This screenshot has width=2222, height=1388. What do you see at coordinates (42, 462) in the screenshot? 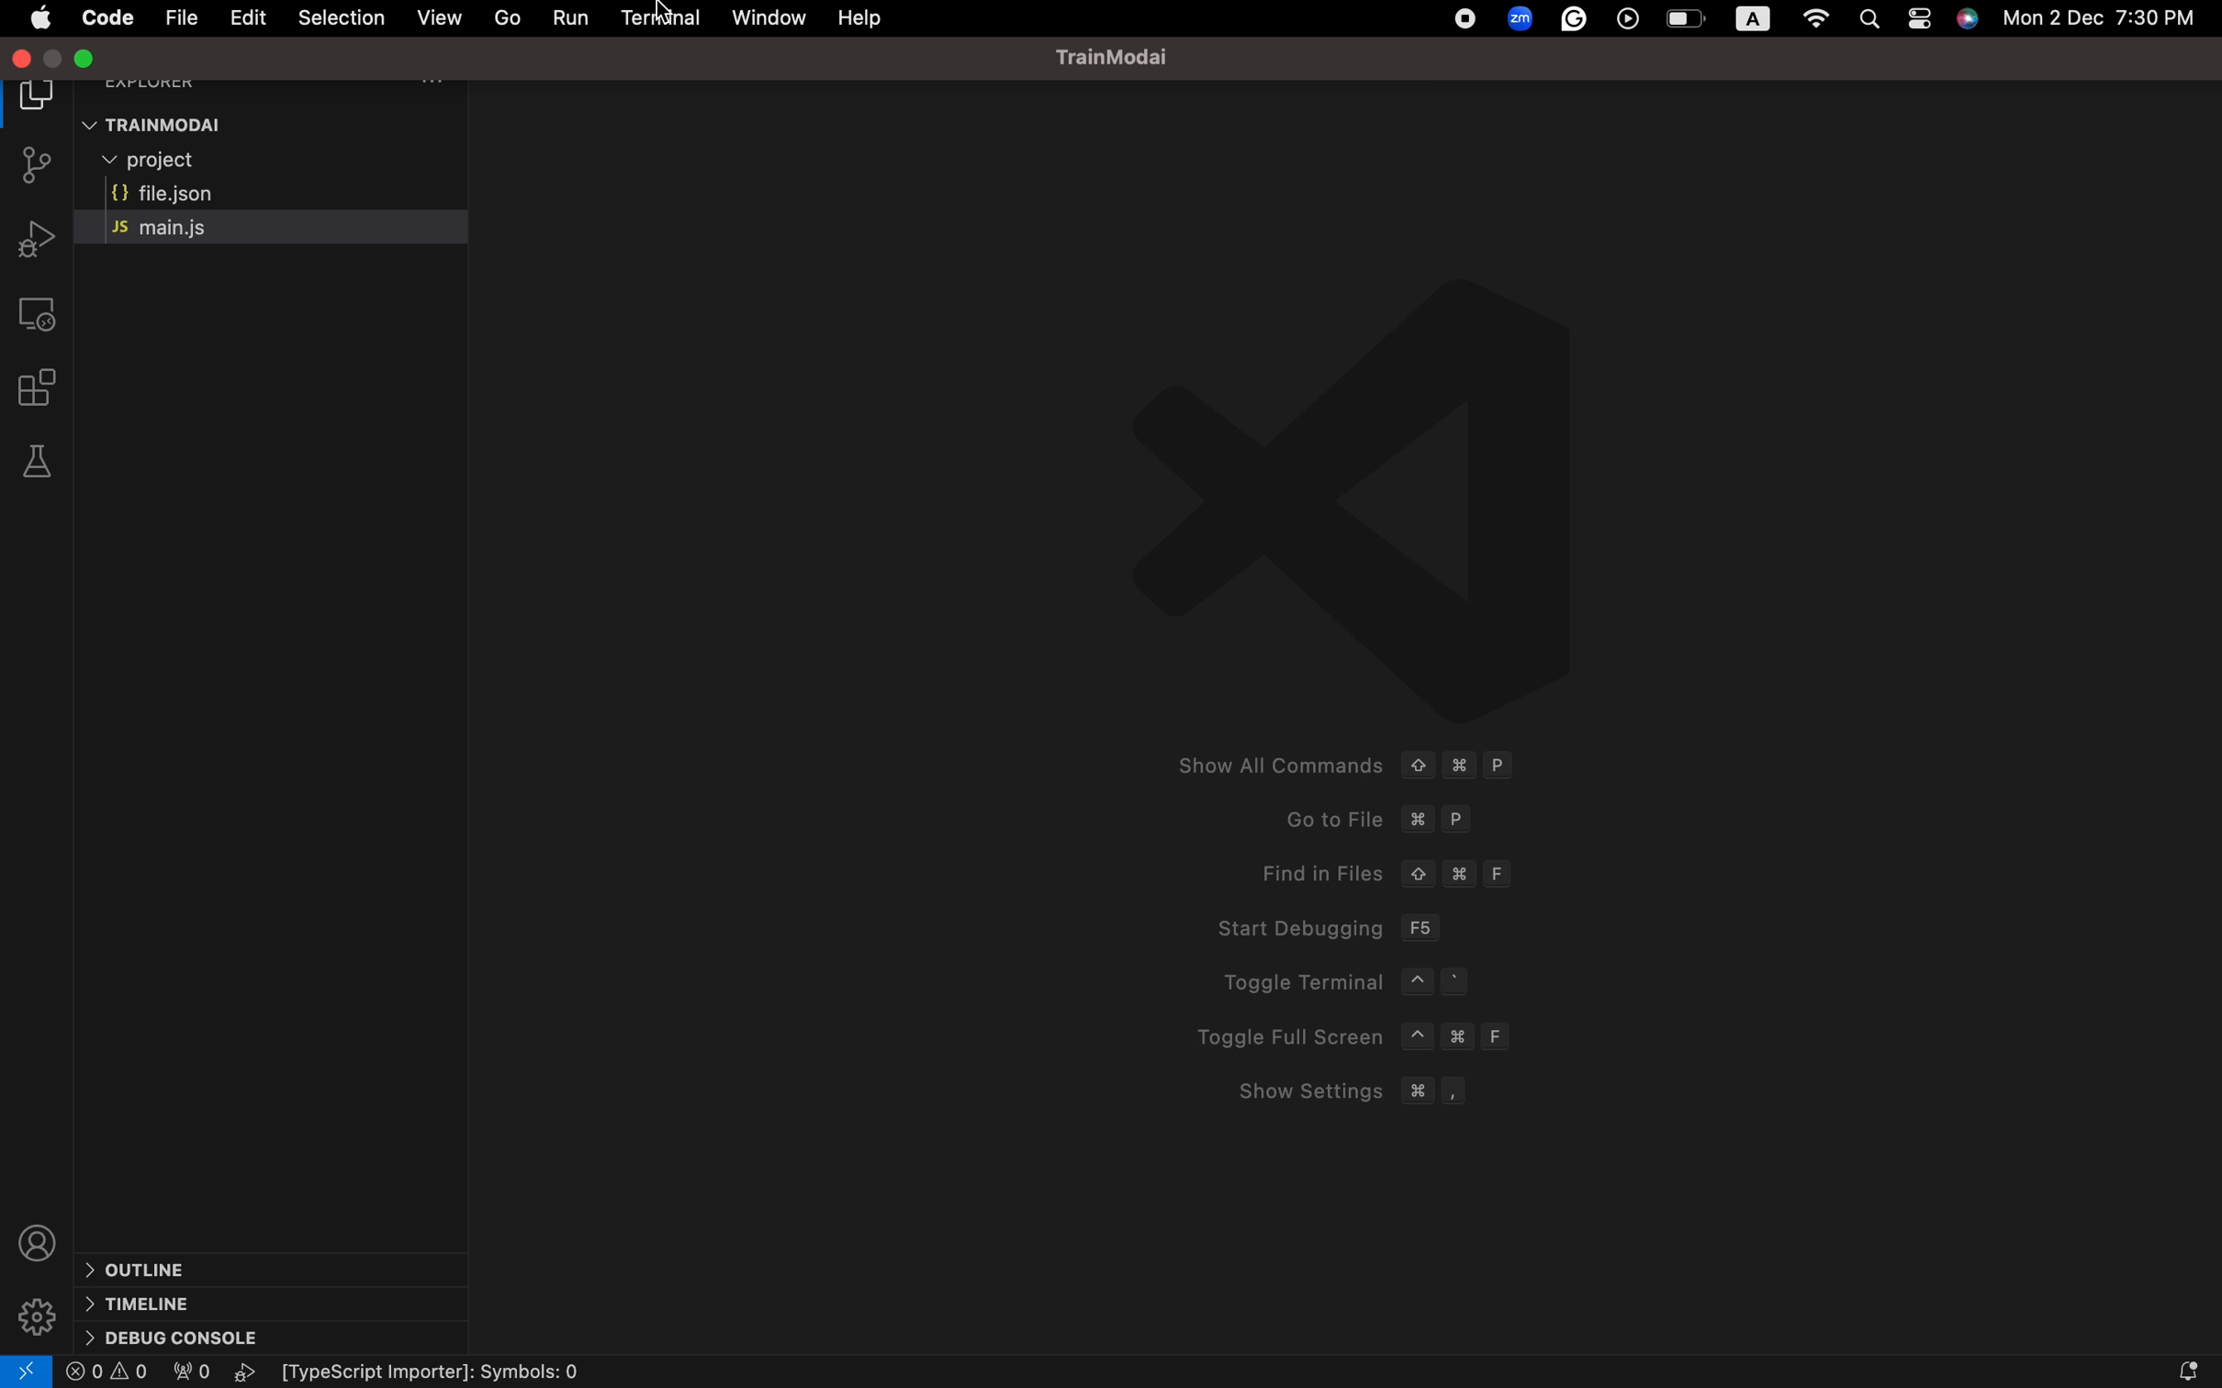
I see `tests` at bounding box center [42, 462].